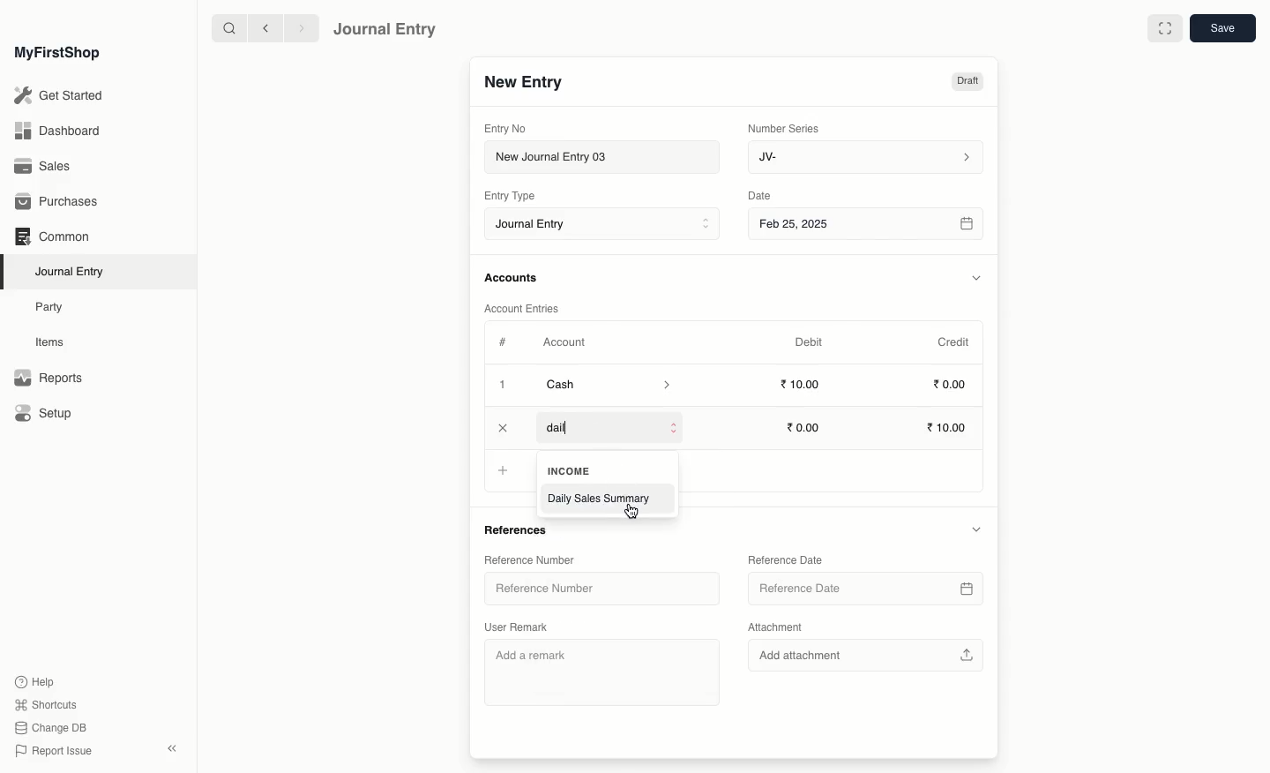 This screenshot has width=1270, height=773. What do you see at coordinates (867, 223) in the screenshot?
I see `Feb 25, 2025 8` at bounding box center [867, 223].